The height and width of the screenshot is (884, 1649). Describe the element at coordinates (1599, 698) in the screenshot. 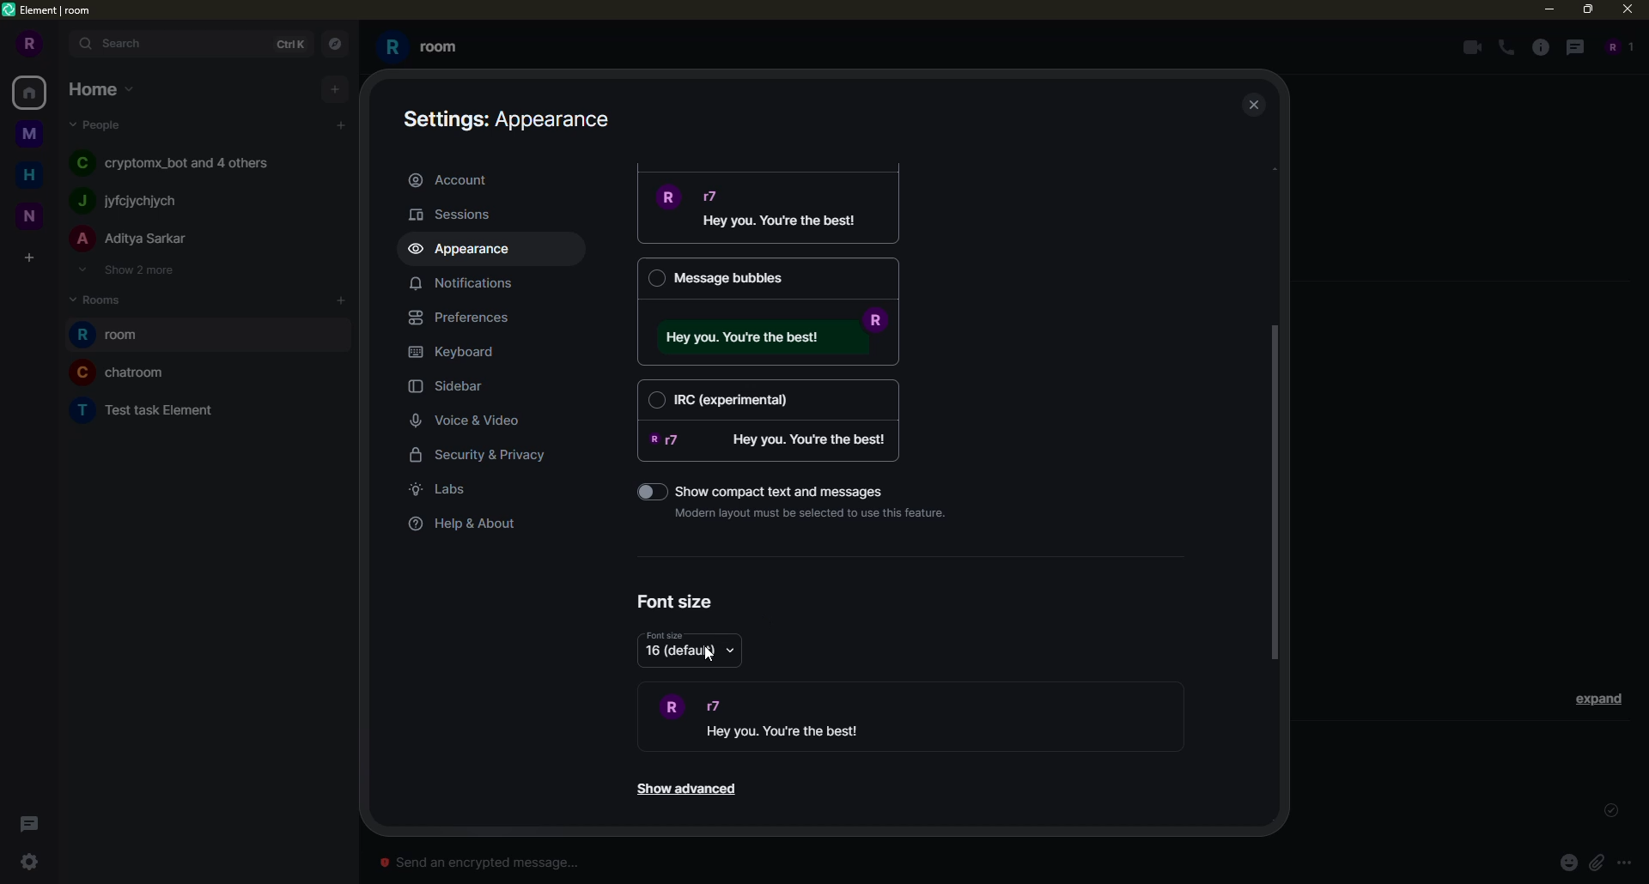

I see `expand` at that location.